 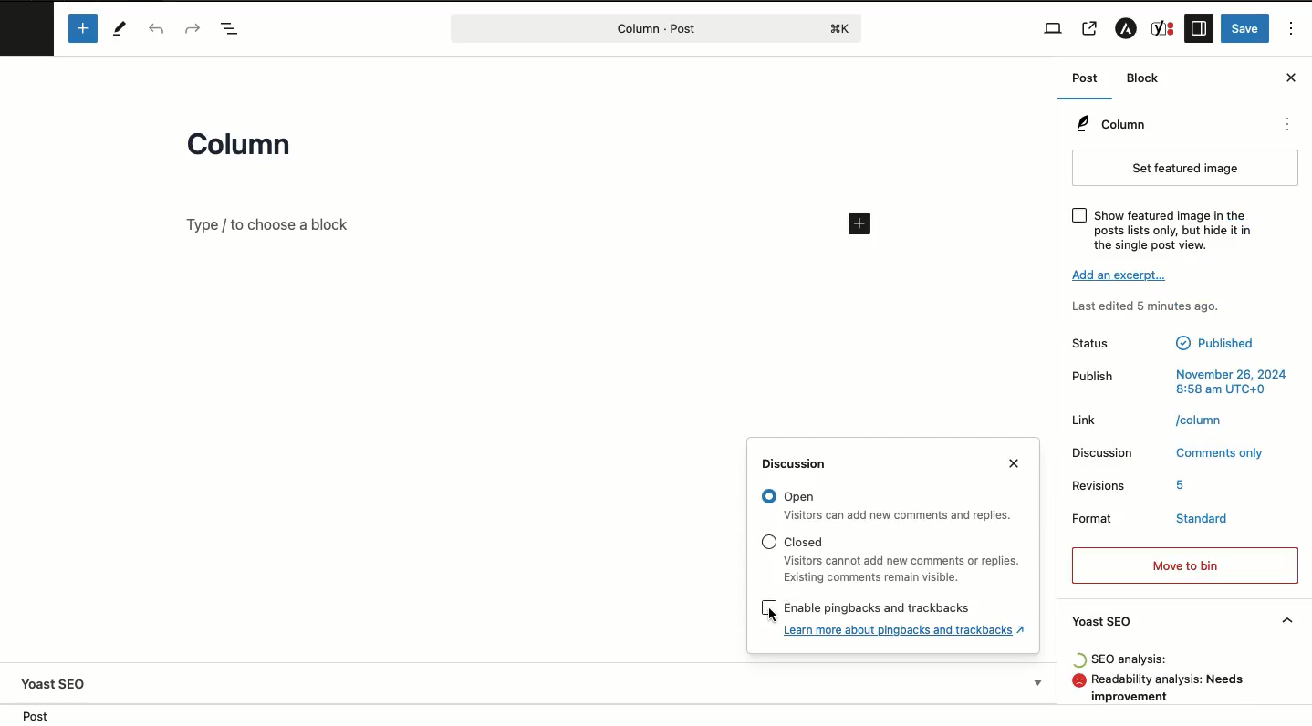 What do you see at coordinates (1088, 420) in the screenshot?
I see `Link` at bounding box center [1088, 420].